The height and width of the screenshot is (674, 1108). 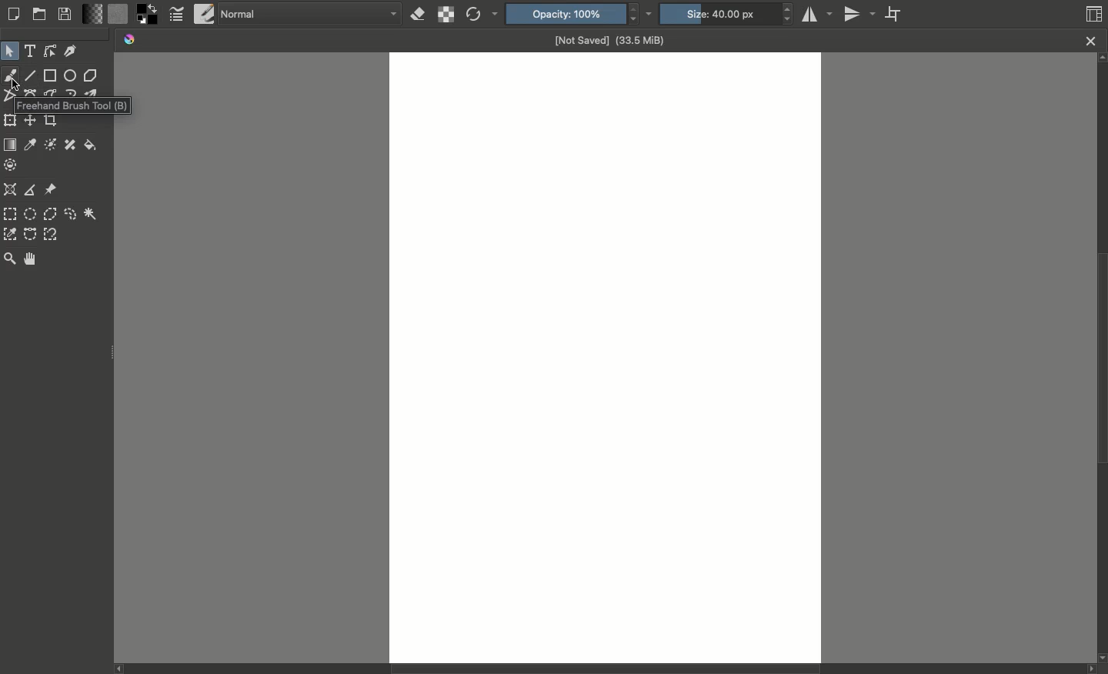 What do you see at coordinates (40, 15) in the screenshot?
I see `Open` at bounding box center [40, 15].